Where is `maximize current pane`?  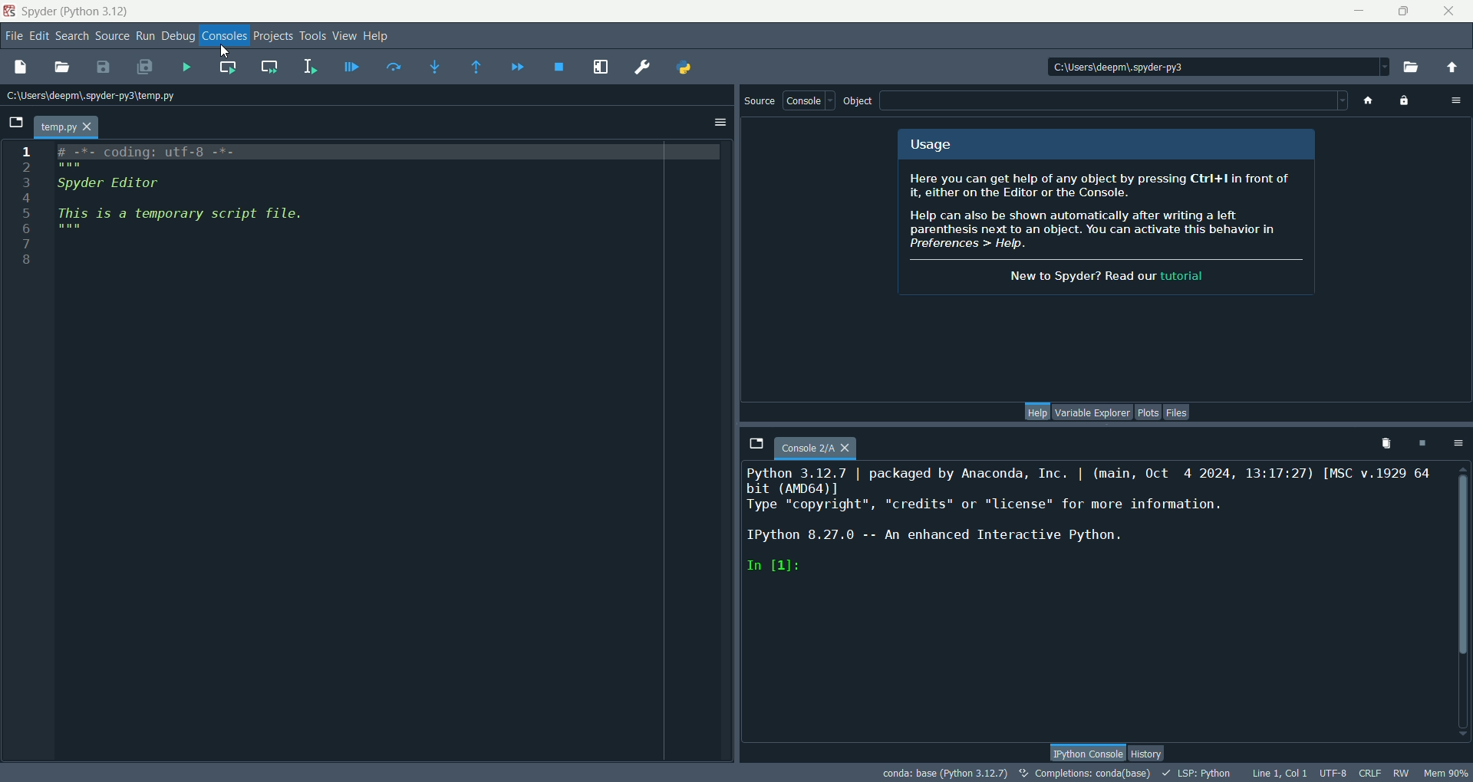 maximize current pane is located at coordinates (601, 67).